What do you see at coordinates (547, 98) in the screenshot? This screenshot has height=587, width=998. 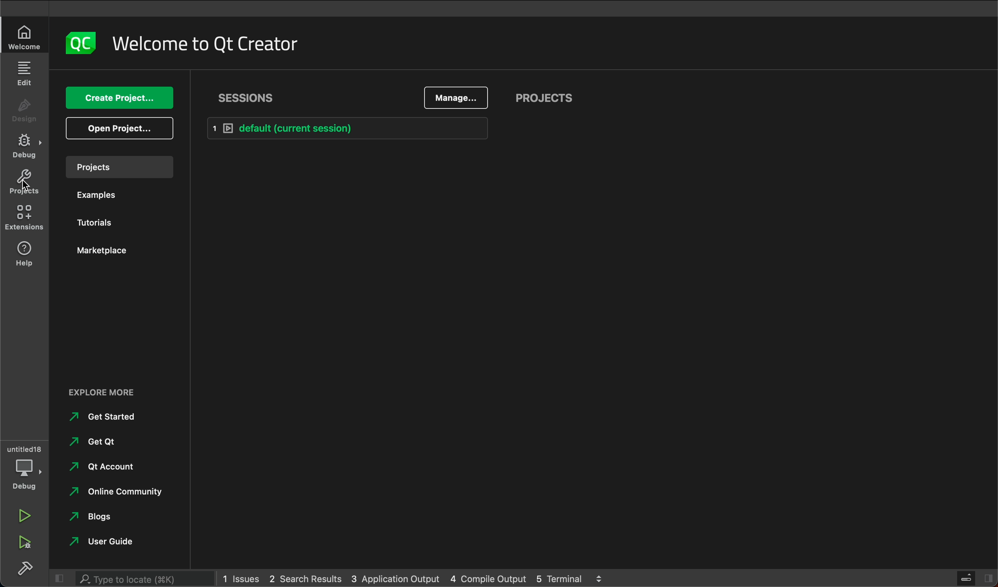 I see `projects` at bounding box center [547, 98].